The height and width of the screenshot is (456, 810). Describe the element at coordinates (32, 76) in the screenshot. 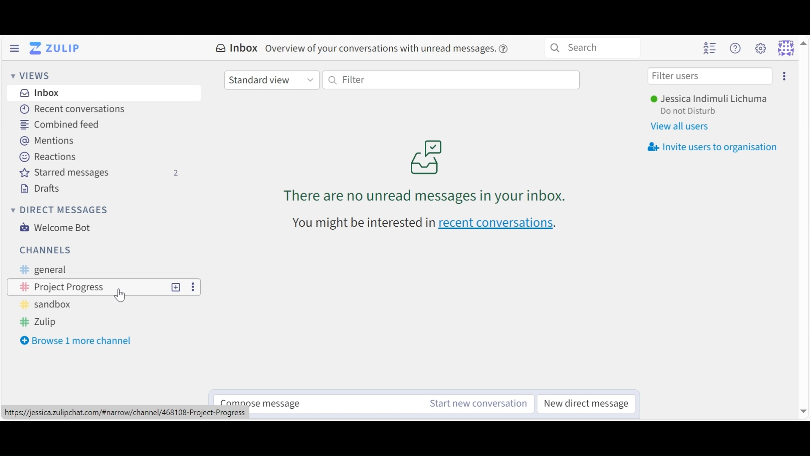

I see `Views` at that location.